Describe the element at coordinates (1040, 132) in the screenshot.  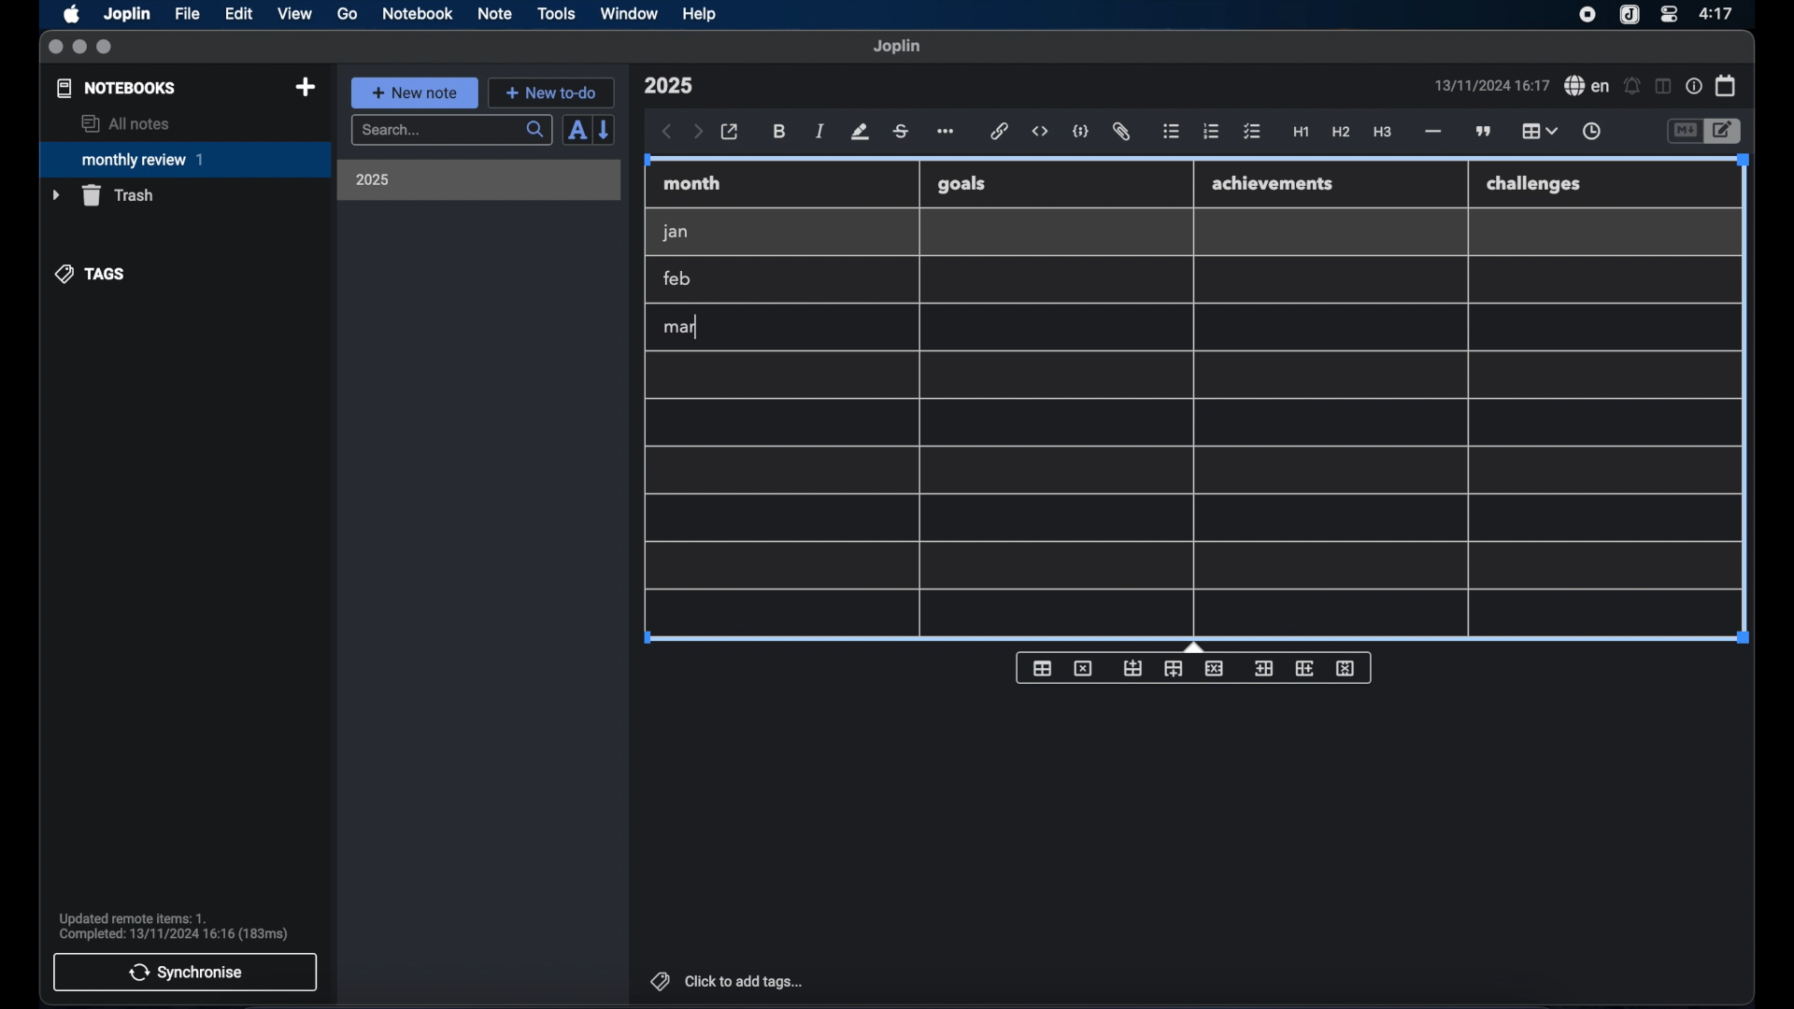
I see `inline code` at that location.